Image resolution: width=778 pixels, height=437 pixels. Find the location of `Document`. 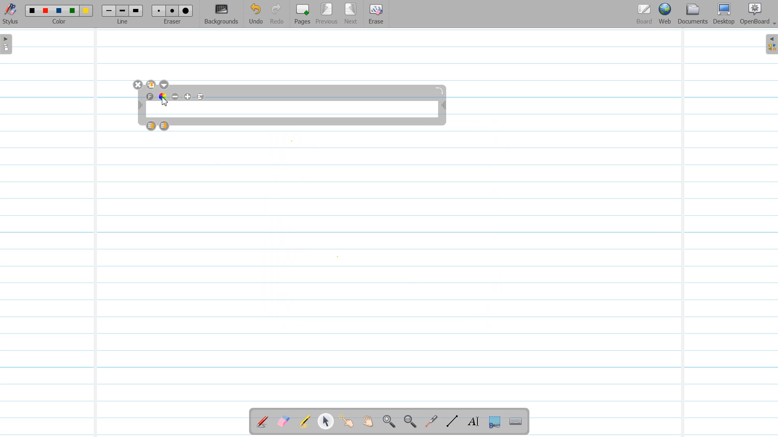

Document is located at coordinates (694, 14).